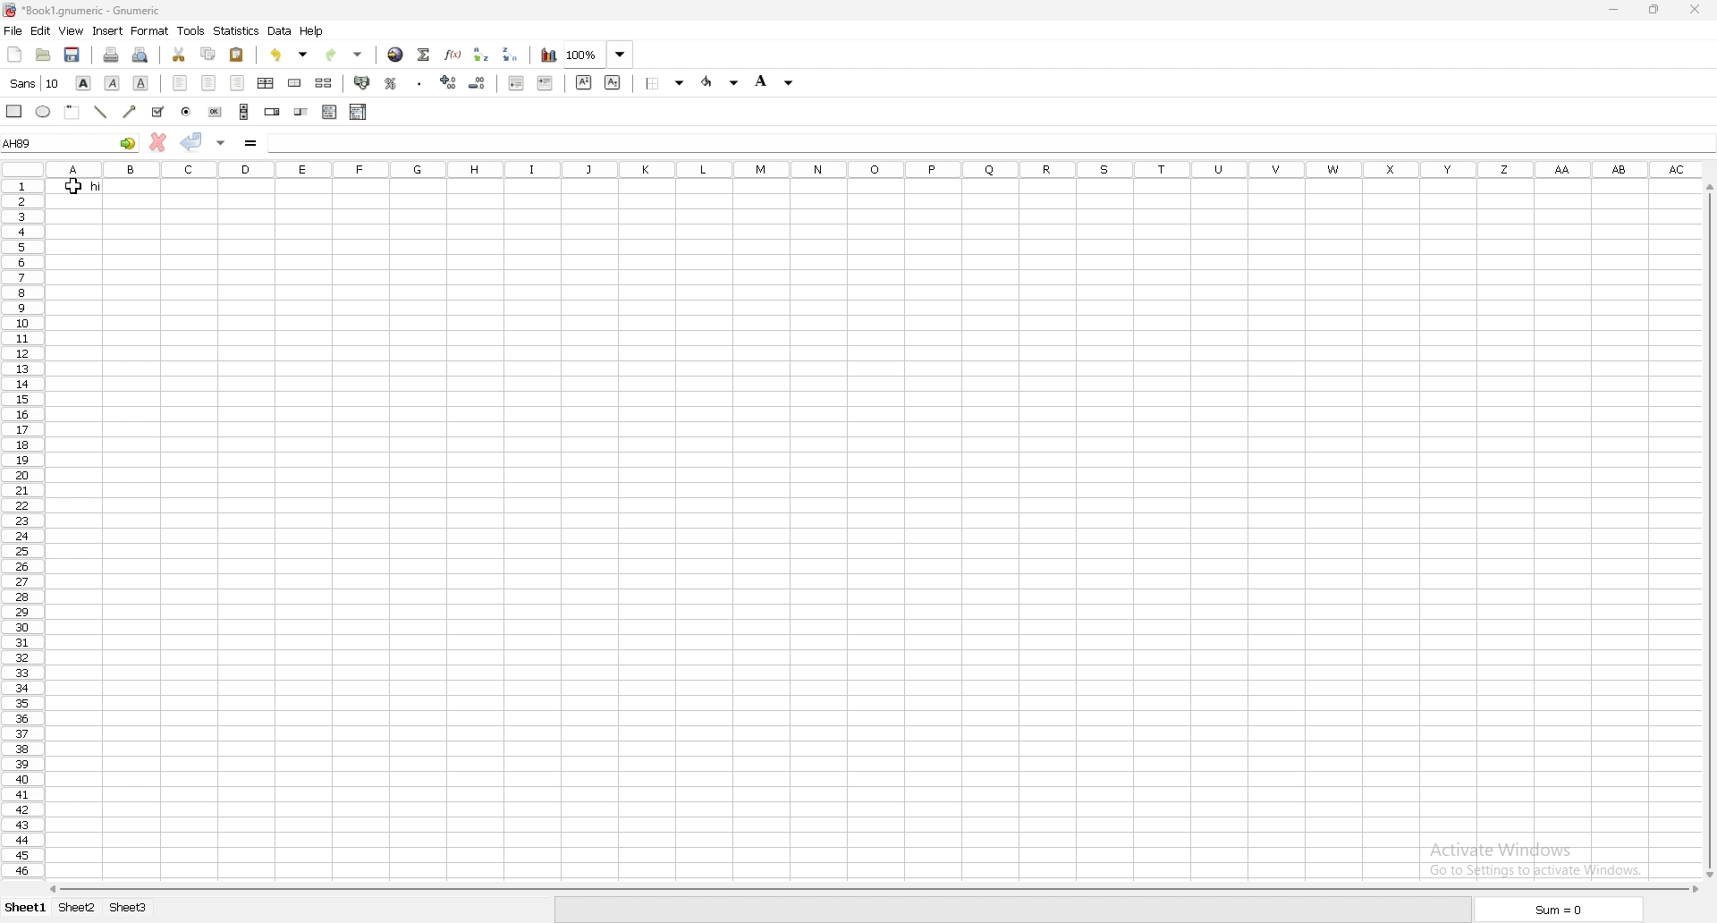 The image size is (1717, 923). I want to click on resize, so click(1655, 10).